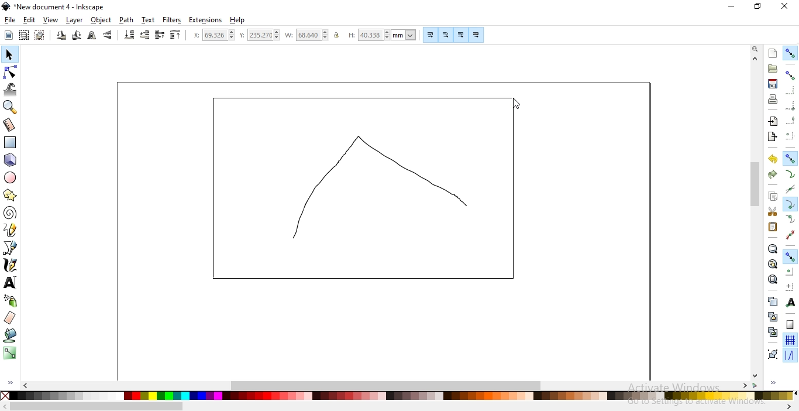 The width and height of the screenshot is (799, 411). Describe the element at coordinates (9, 213) in the screenshot. I see `create spirals` at that location.